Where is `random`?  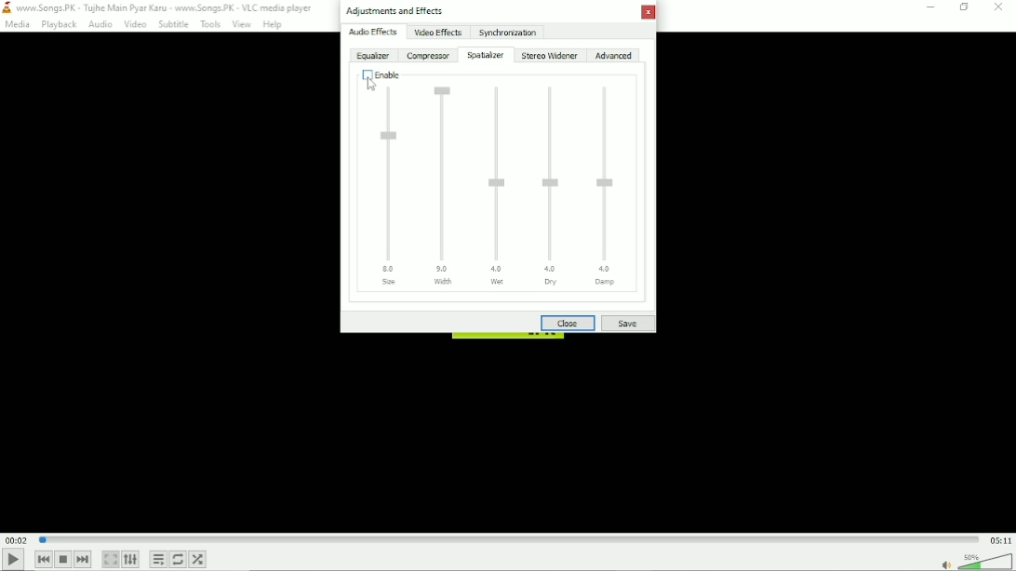
random is located at coordinates (197, 559).